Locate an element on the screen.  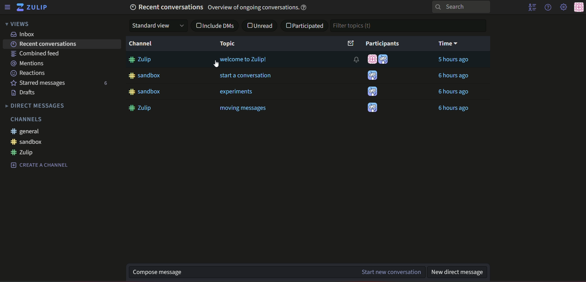
personal menu is located at coordinates (578, 7).